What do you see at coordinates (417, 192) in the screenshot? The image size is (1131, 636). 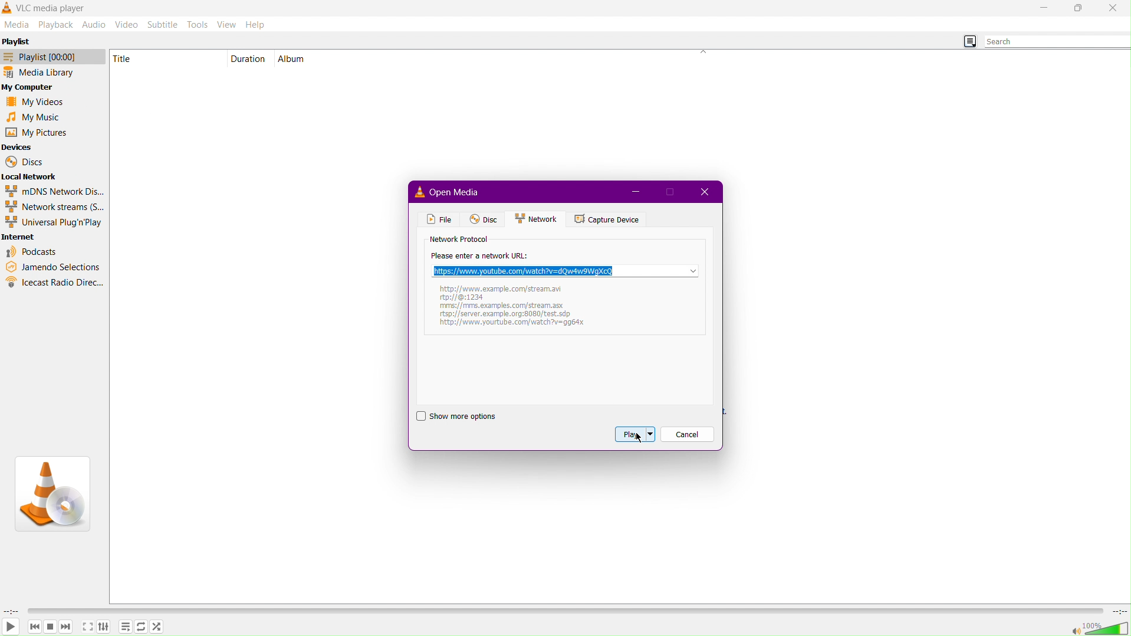 I see `logo` at bounding box center [417, 192].